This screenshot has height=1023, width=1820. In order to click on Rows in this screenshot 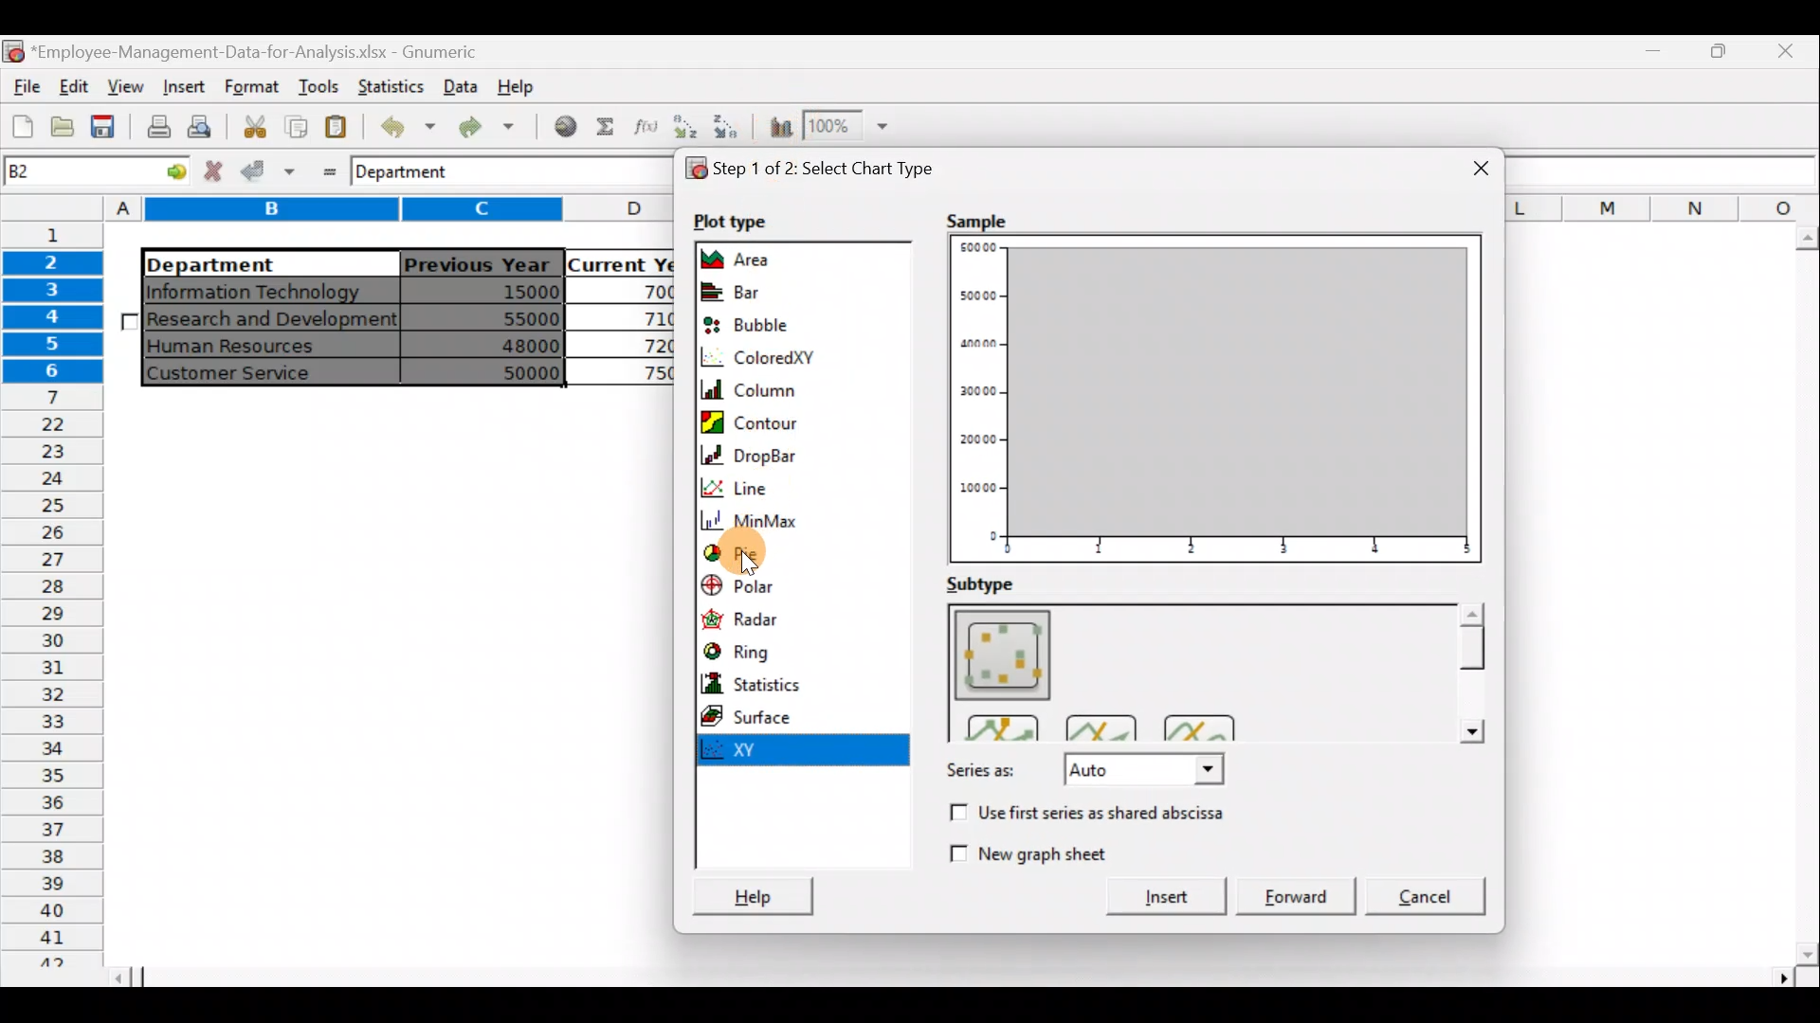, I will do `click(56, 594)`.